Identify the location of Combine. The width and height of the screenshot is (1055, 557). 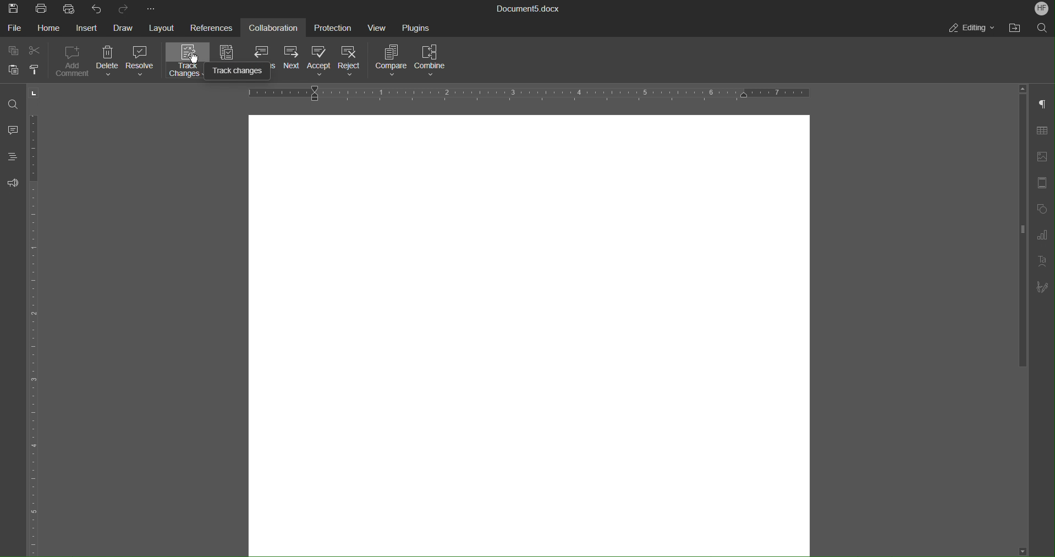
(436, 62).